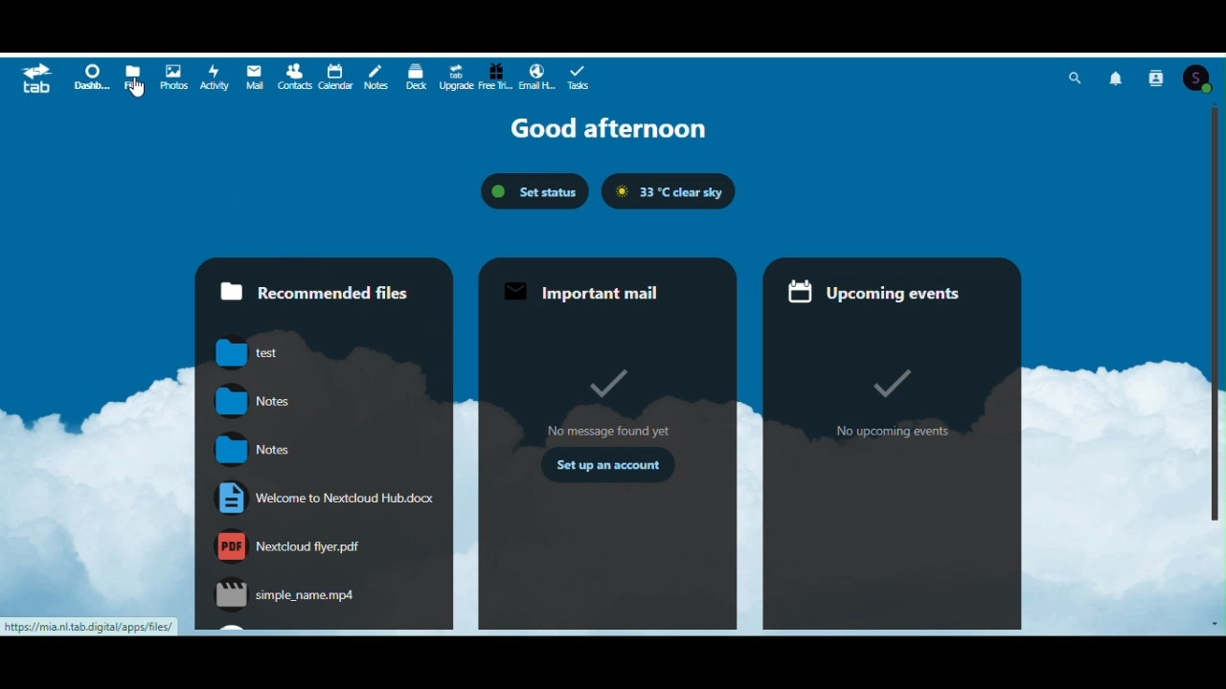  Describe the element at coordinates (1121, 77) in the screenshot. I see `Notifications` at that location.